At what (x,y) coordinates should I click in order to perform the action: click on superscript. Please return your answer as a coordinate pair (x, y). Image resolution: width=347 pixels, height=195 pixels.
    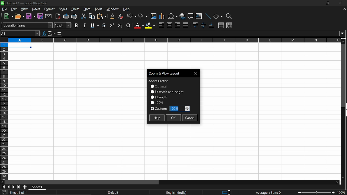
    Looking at the image, I should click on (112, 25).